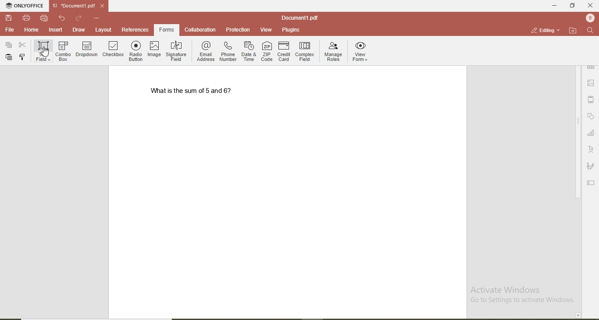  Describe the element at coordinates (135, 50) in the screenshot. I see `radio button` at that location.